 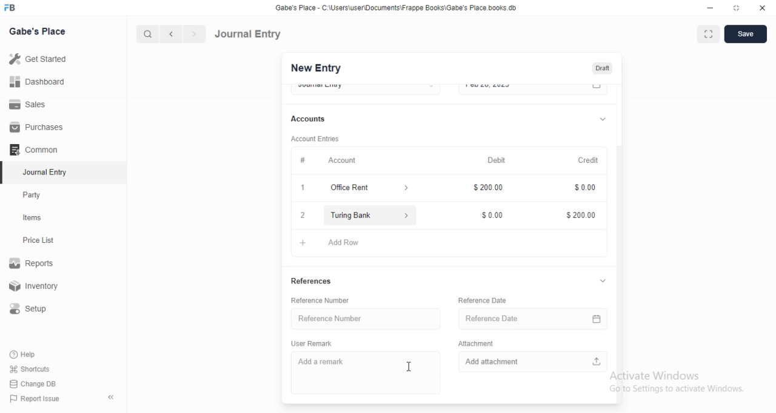 I want to click on Add attachment, so click(x=535, y=363).